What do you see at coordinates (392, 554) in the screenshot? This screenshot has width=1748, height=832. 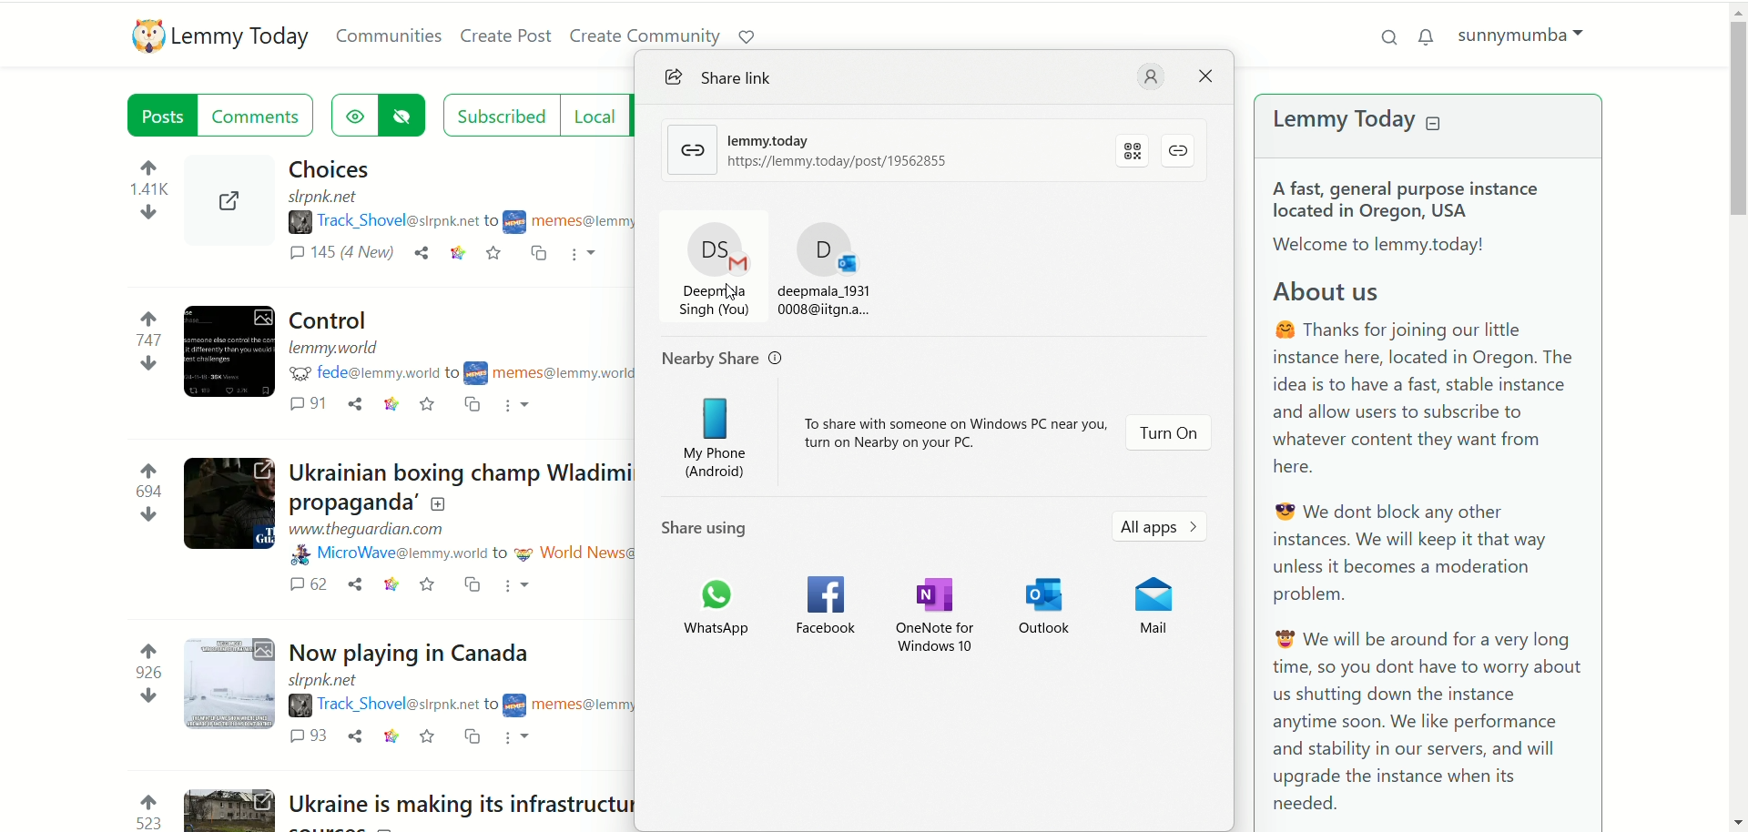 I see `username` at bounding box center [392, 554].